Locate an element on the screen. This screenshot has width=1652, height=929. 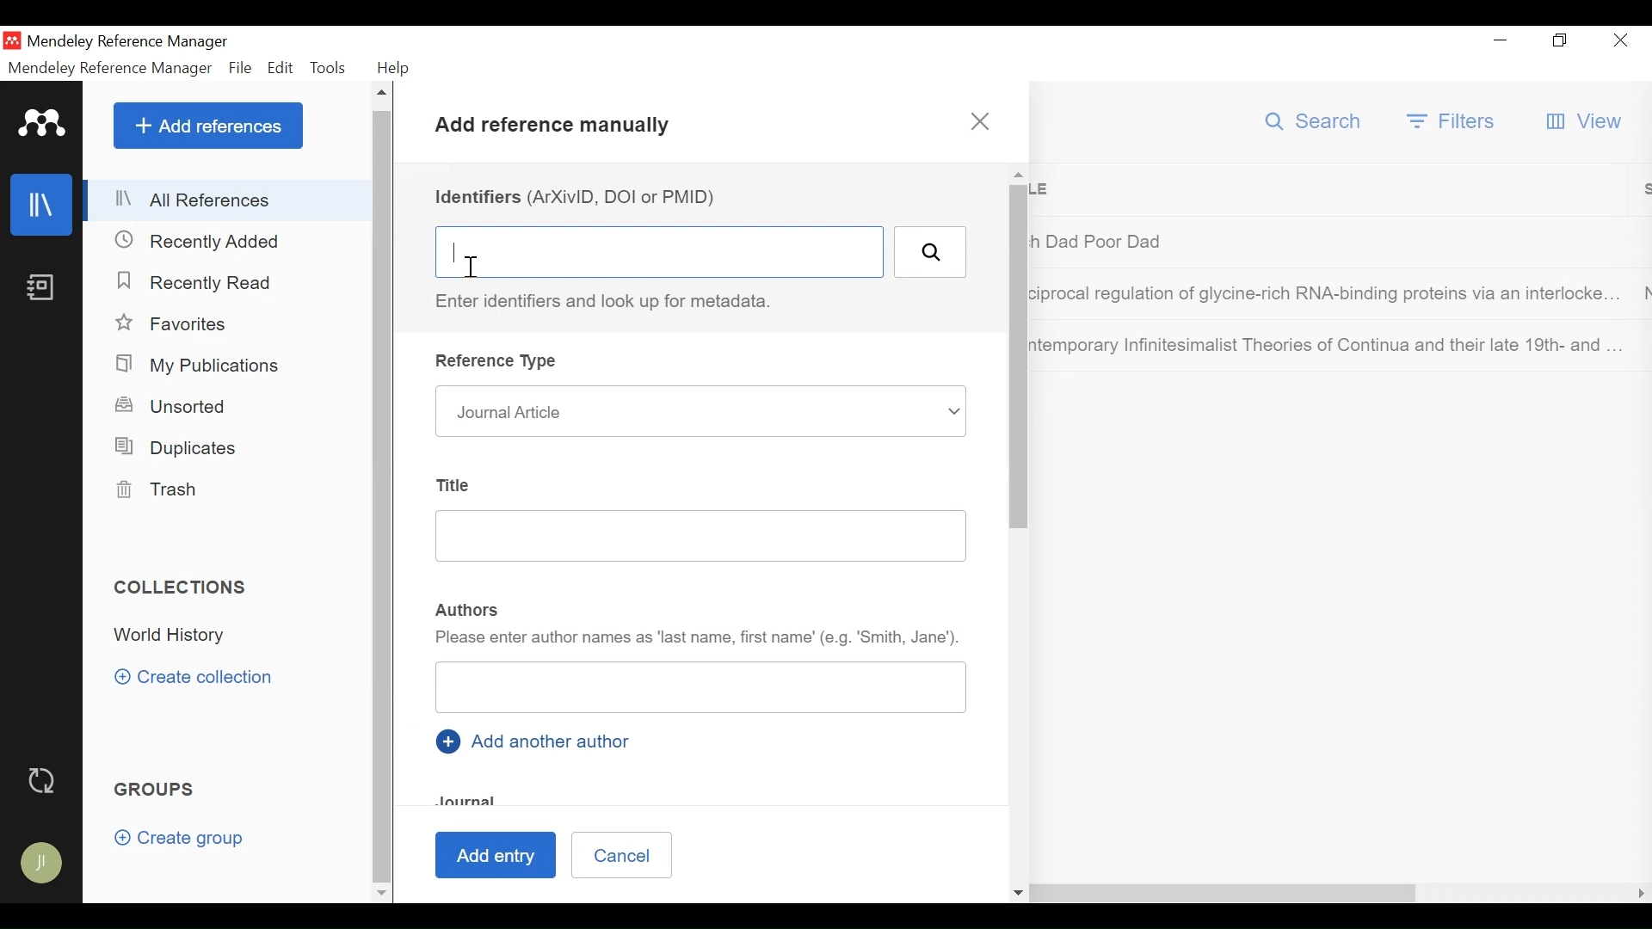
My Publications is located at coordinates (200, 364).